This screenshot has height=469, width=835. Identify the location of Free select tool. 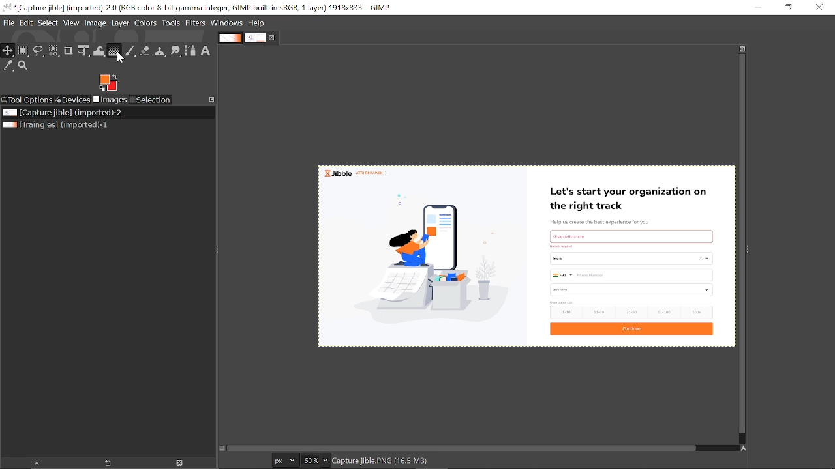
(39, 51).